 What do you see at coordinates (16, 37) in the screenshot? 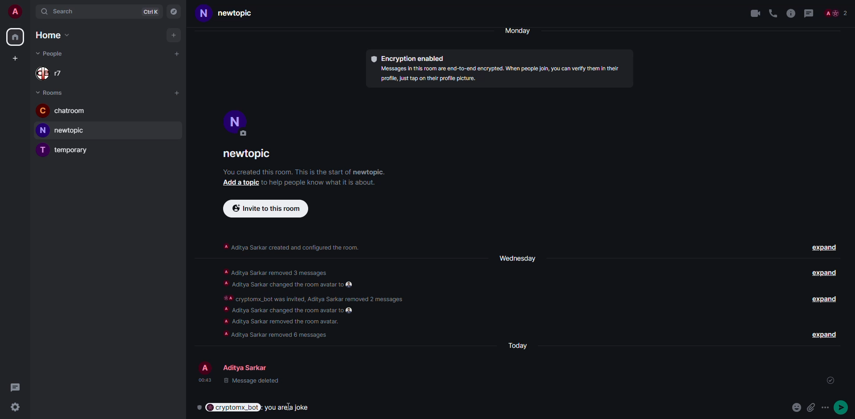
I see `home` at bounding box center [16, 37].